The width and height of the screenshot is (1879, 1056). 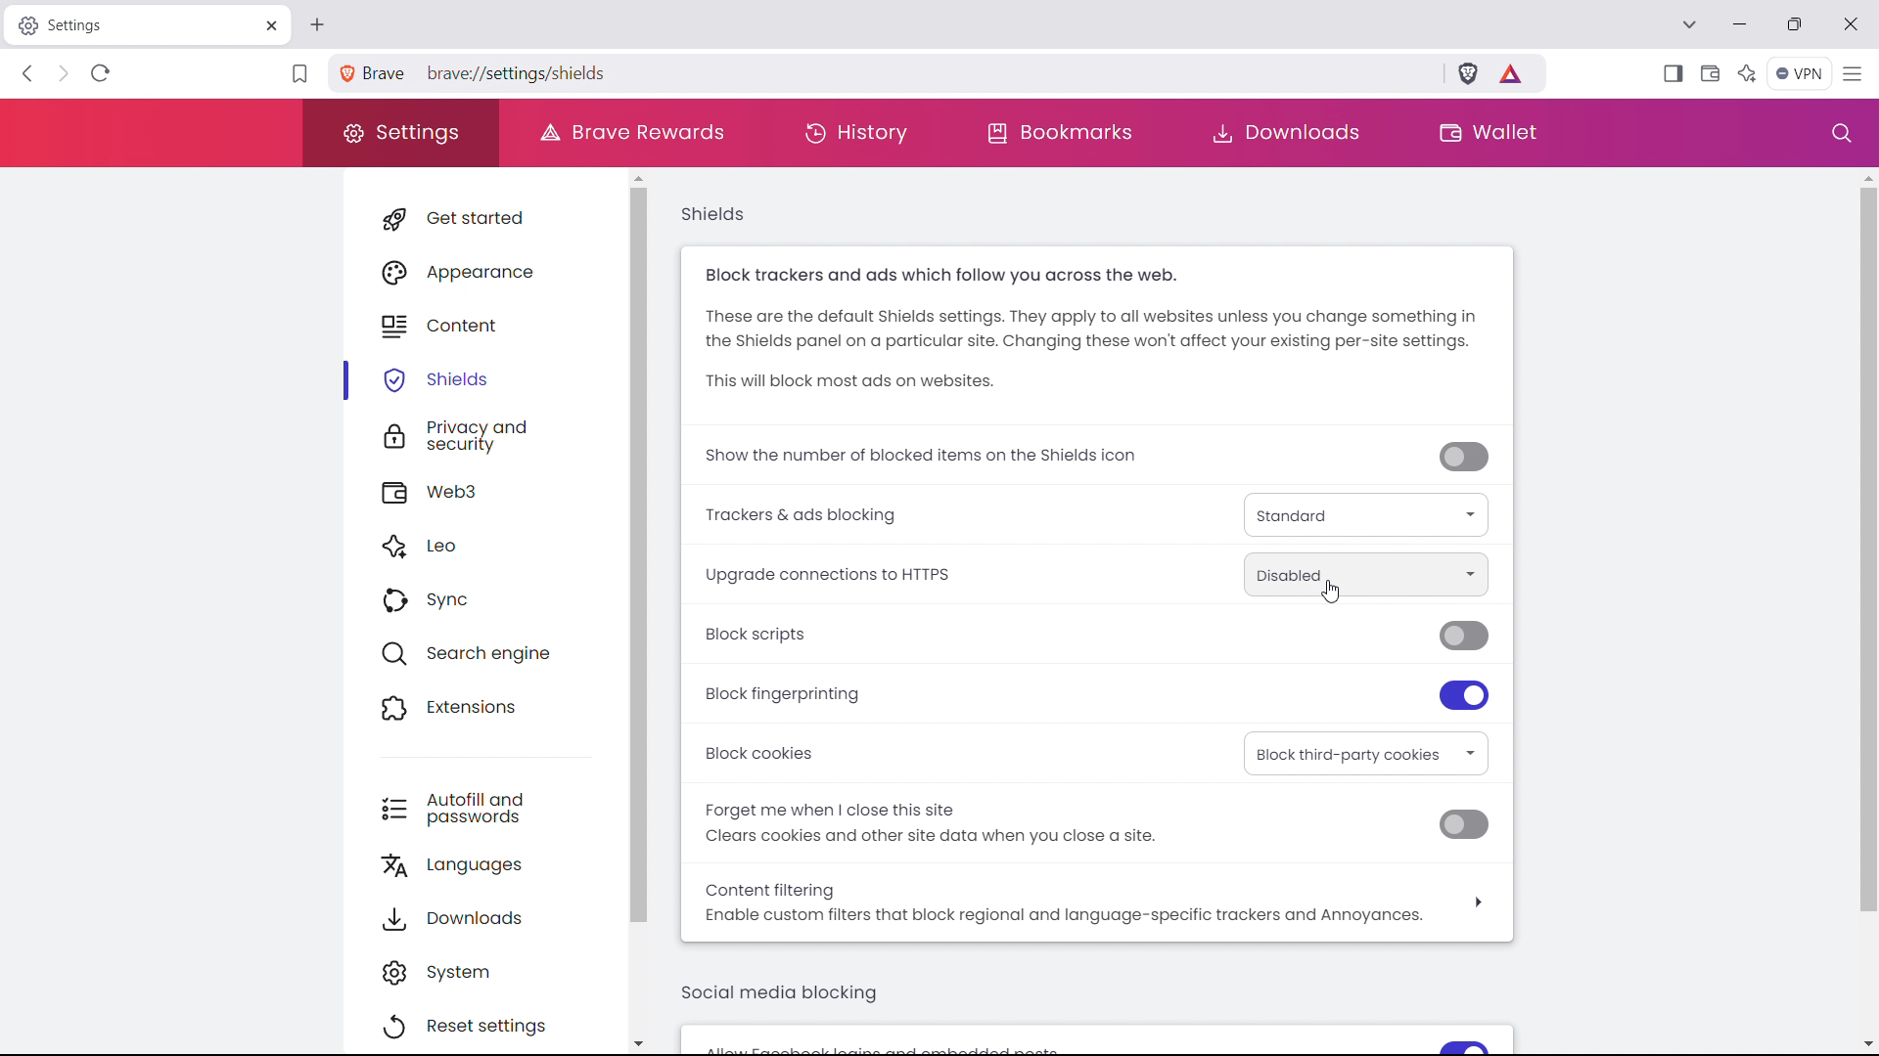 What do you see at coordinates (130, 24) in the screenshot?
I see `tabtitle` at bounding box center [130, 24].